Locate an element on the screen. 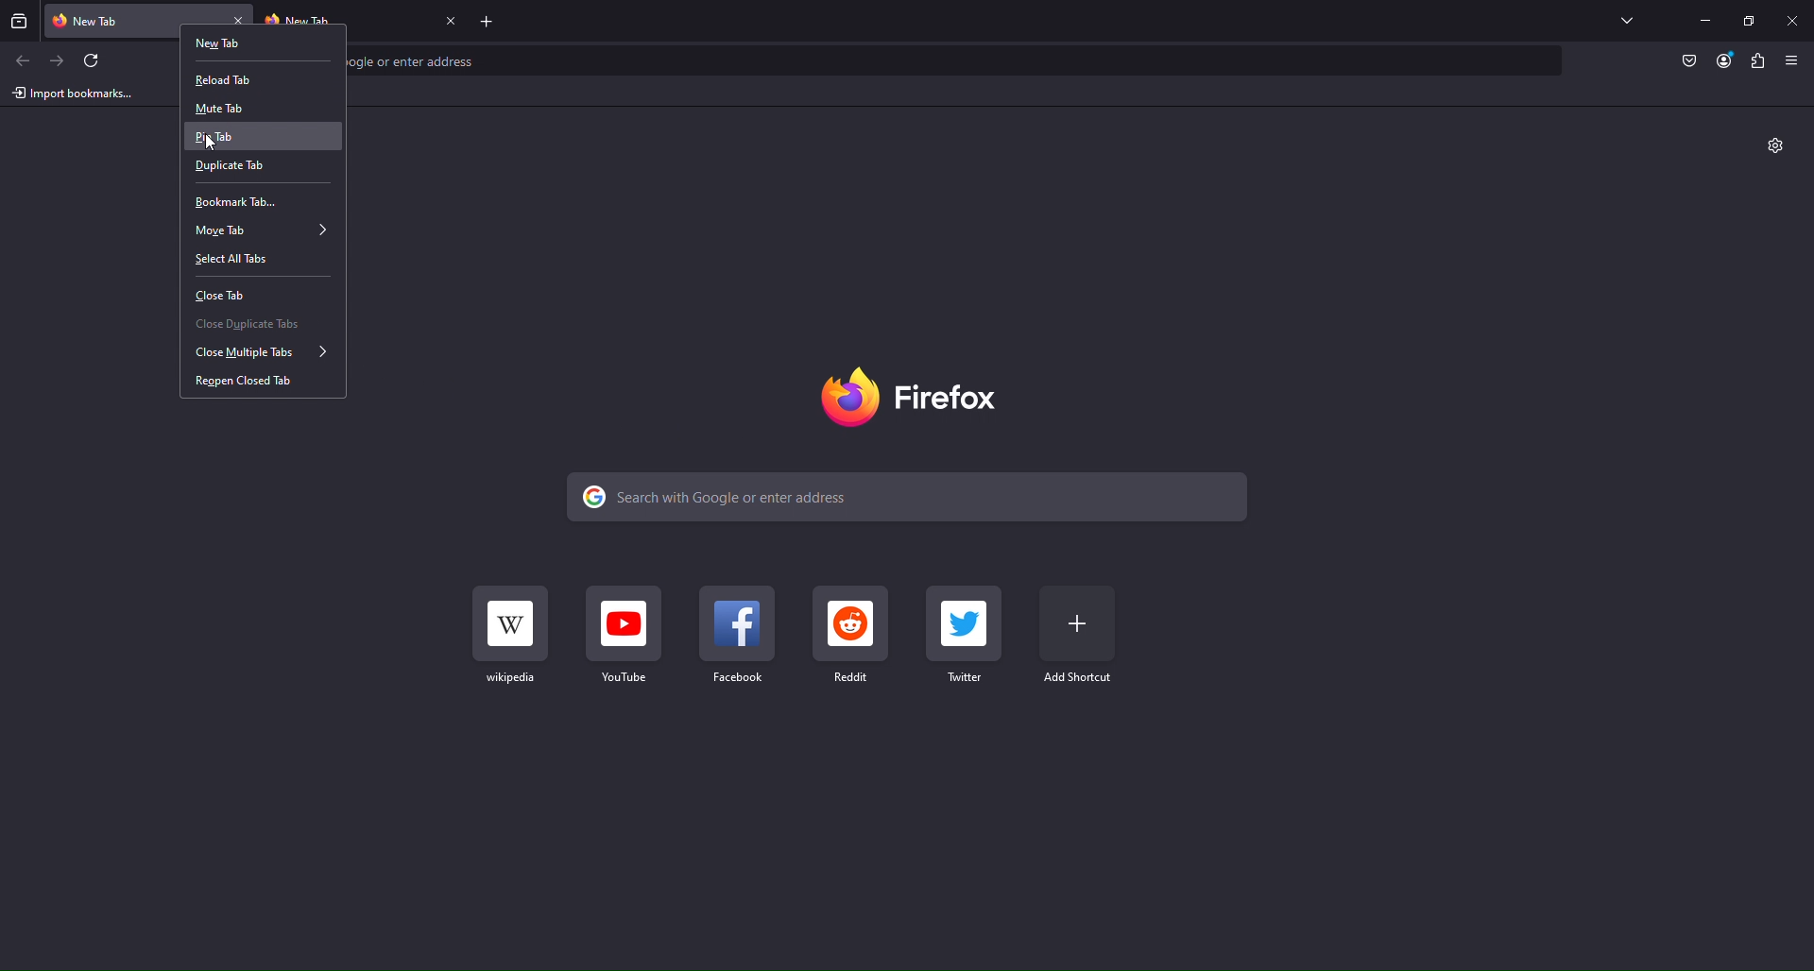  Close Multiple Tabs is located at coordinates (263, 354).